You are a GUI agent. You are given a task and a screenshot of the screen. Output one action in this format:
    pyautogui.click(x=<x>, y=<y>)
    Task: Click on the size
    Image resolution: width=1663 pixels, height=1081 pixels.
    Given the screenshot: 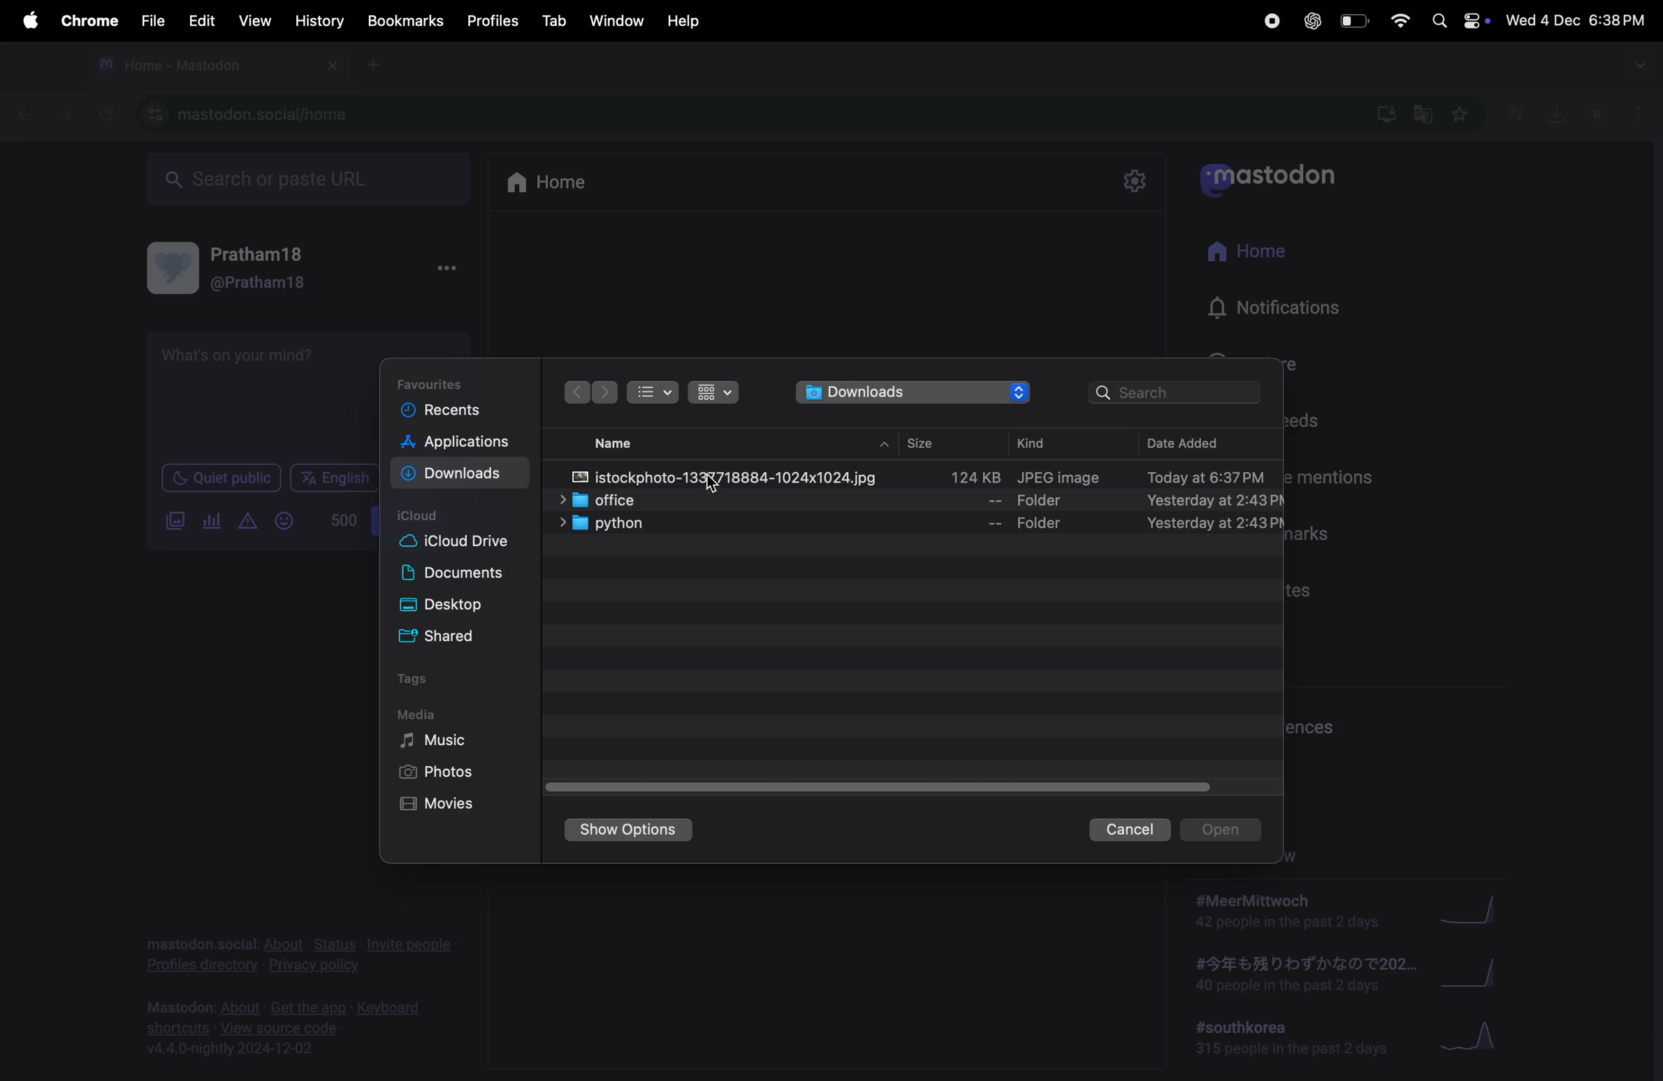 What is the action you would take?
    pyautogui.click(x=920, y=439)
    